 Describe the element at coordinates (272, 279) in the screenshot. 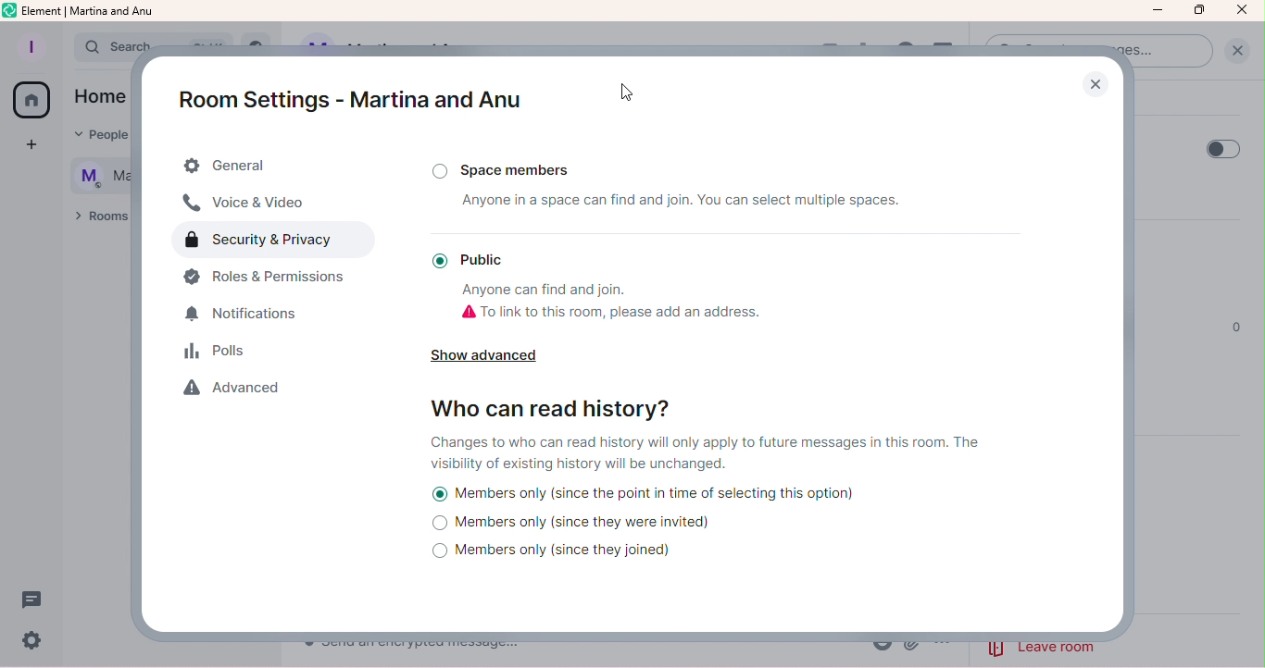

I see `Roles and permissions` at that location.